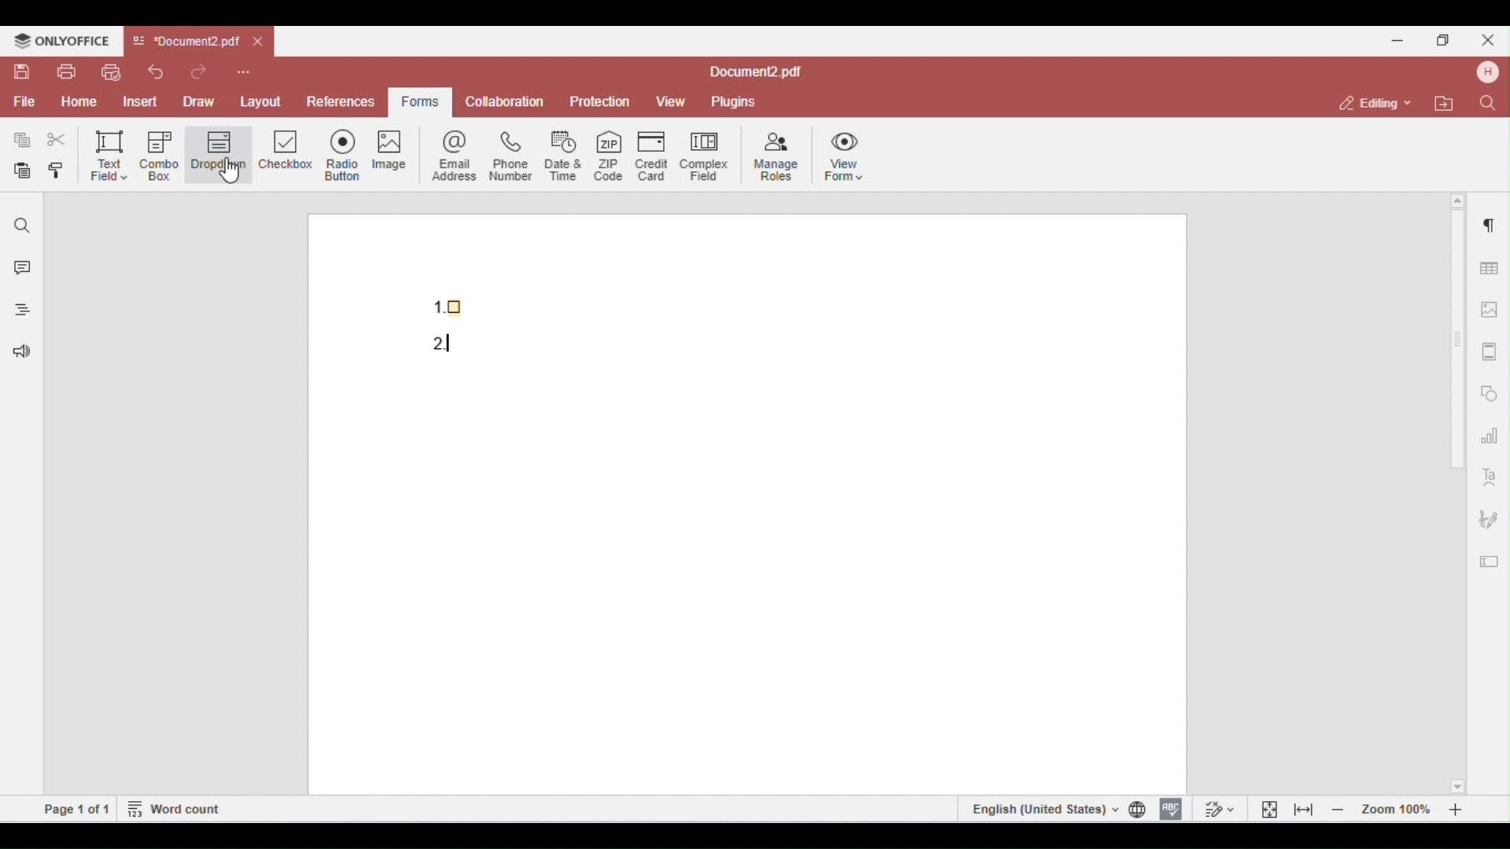  I want to click on text field, so click(109, 155).